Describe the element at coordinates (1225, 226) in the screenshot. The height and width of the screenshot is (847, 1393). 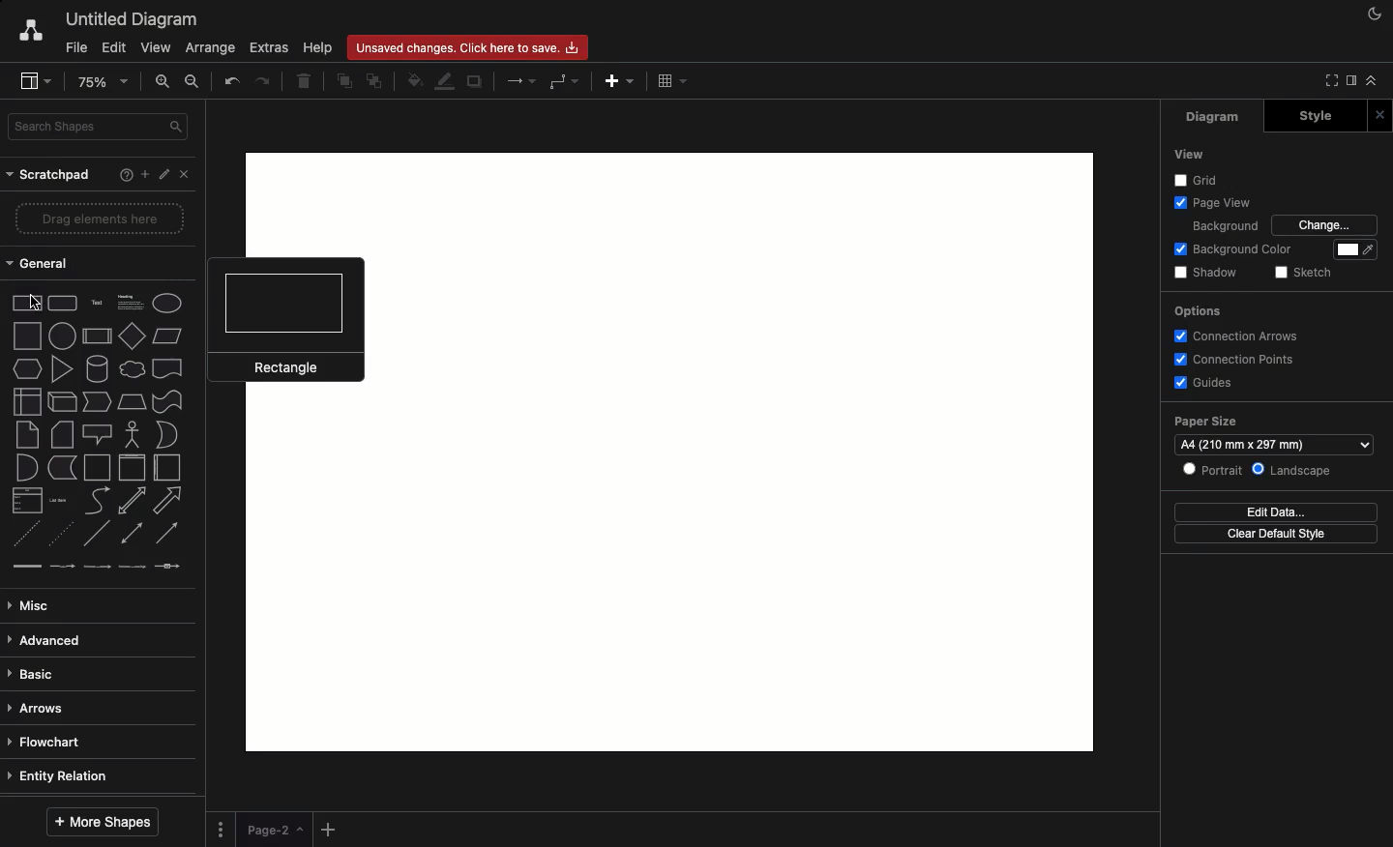
I see `Background` at that location.